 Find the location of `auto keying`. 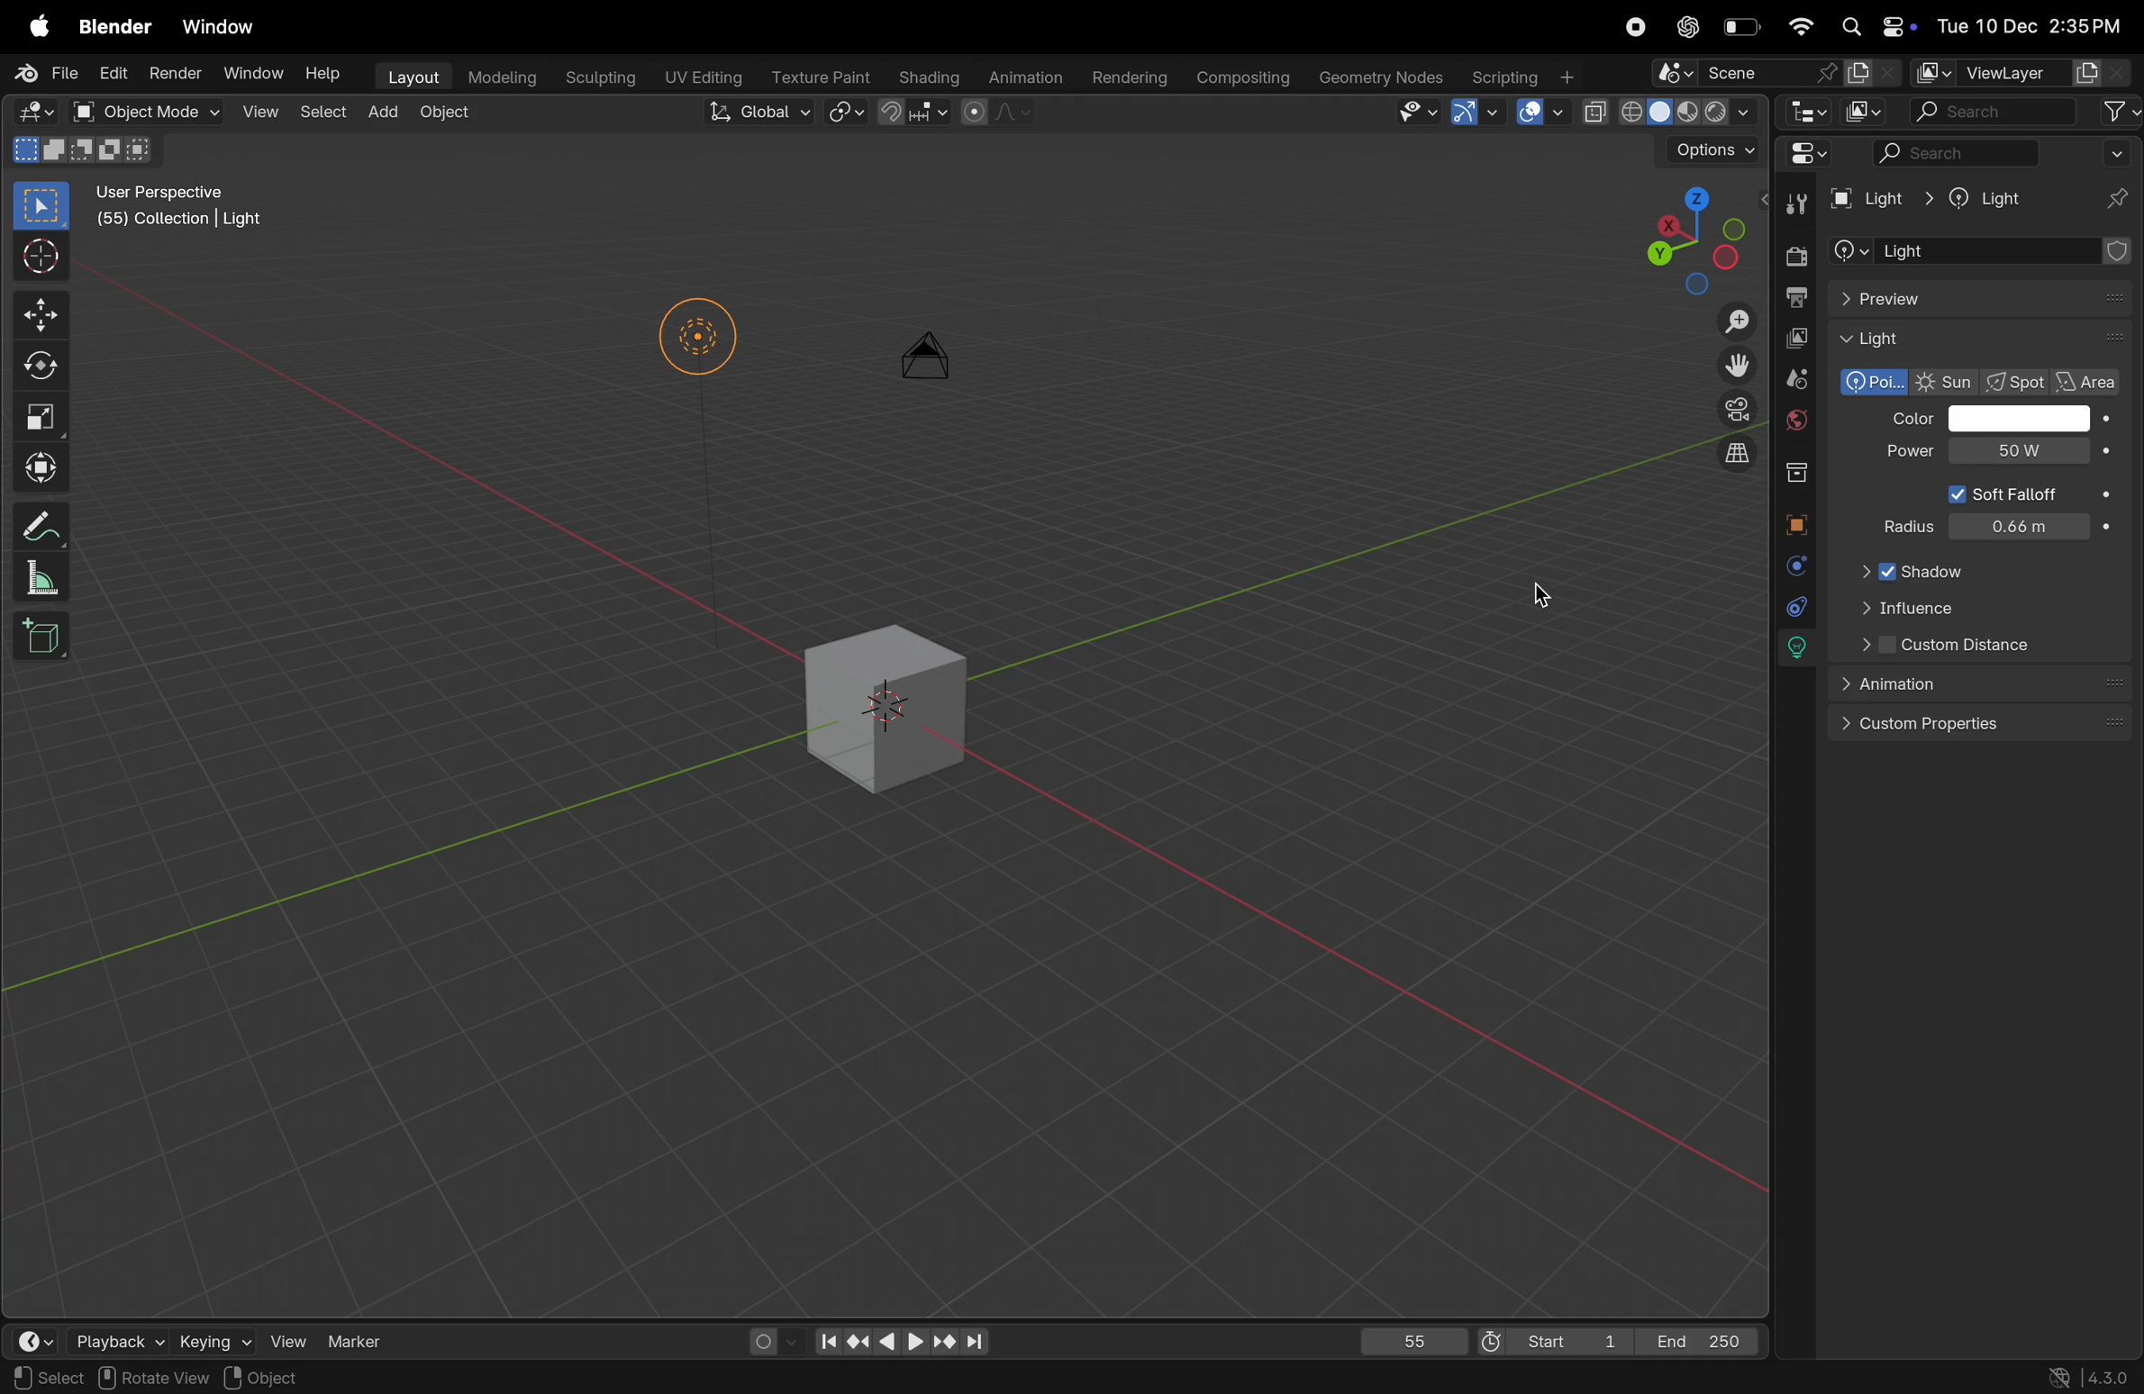

auto keying is located at coordinates (768, 1339).